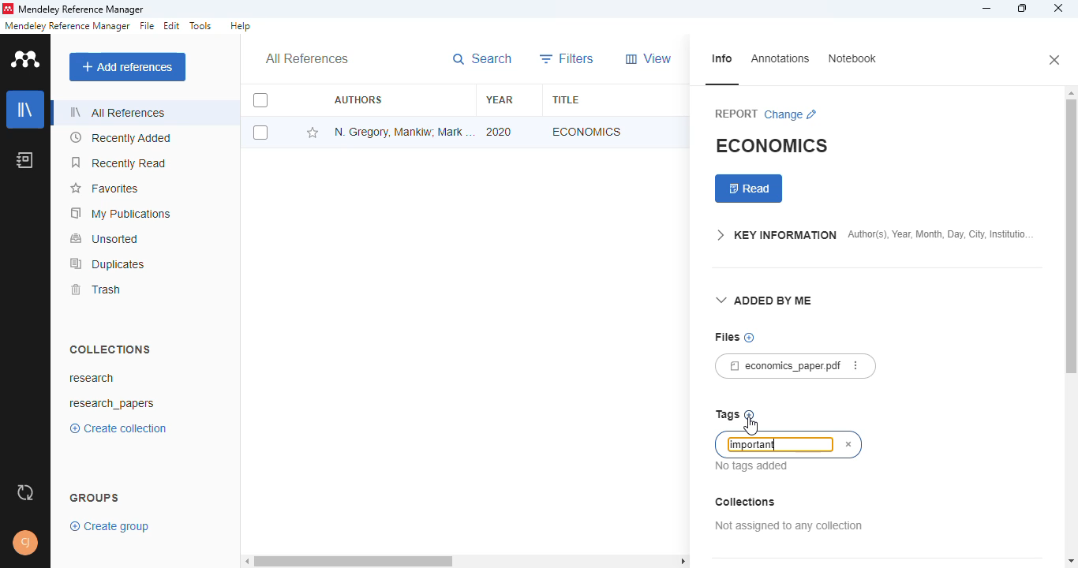 This screenshot has width=1078, height=568. I want to click on favorites, so click(103, 189).